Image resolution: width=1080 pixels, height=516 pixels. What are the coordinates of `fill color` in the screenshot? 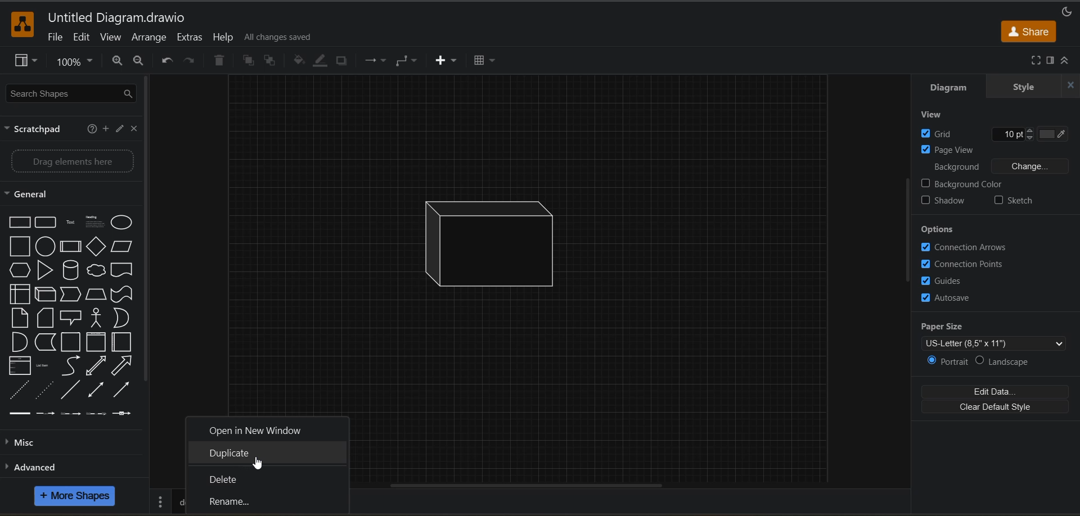 It's located at (301, 61).